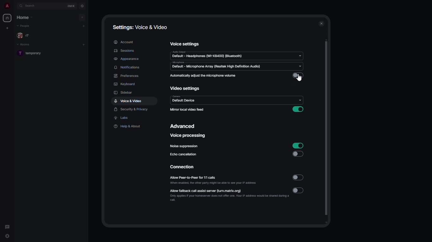 This screenshot has height=242, width=432. What do you see at coordinates (24, 26) in the screenshot?
I see `people` at bounding box center [24, 26].